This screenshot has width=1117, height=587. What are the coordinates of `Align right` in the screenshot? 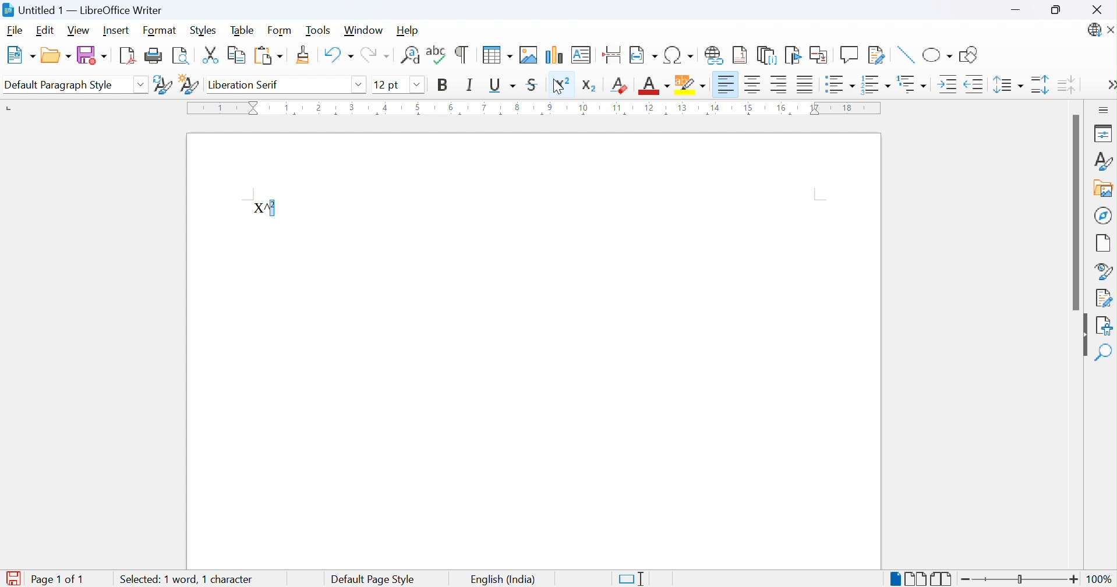 It's located at (780, 86).